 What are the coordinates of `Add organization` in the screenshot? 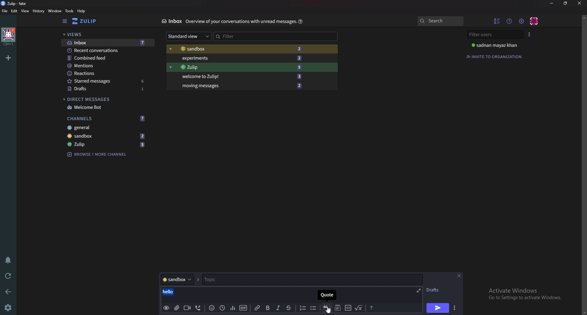 It's located at (9, 58).